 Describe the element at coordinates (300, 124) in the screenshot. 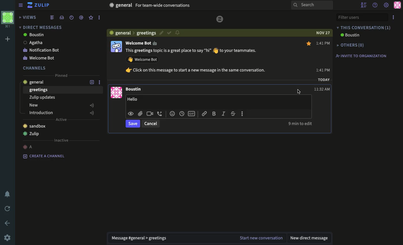

I see `9 min to edit` at that location.